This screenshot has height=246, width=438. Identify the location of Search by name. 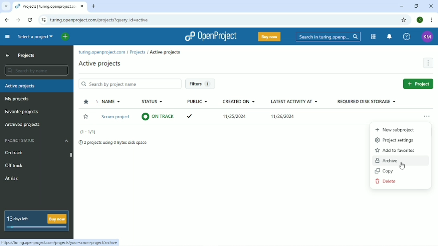
(36, 70).